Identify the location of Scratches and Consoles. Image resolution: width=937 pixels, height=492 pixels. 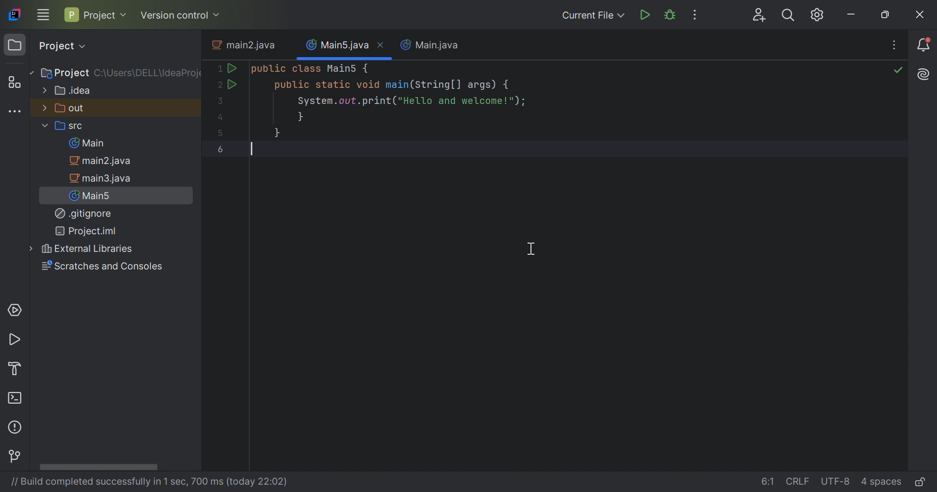
(102, 267).